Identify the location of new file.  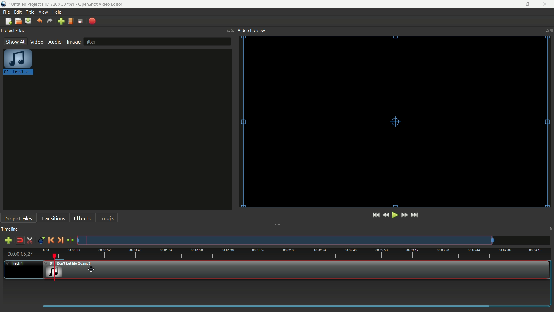
(8, 21).